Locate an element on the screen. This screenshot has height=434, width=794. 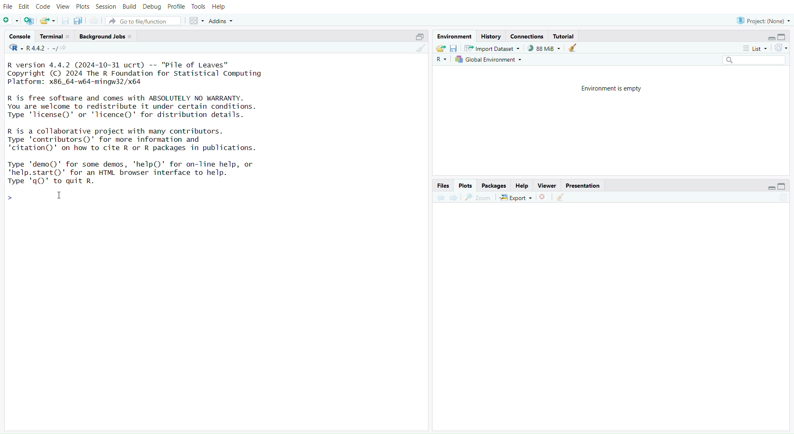
clear all plot is located at coordinates (560, 197).